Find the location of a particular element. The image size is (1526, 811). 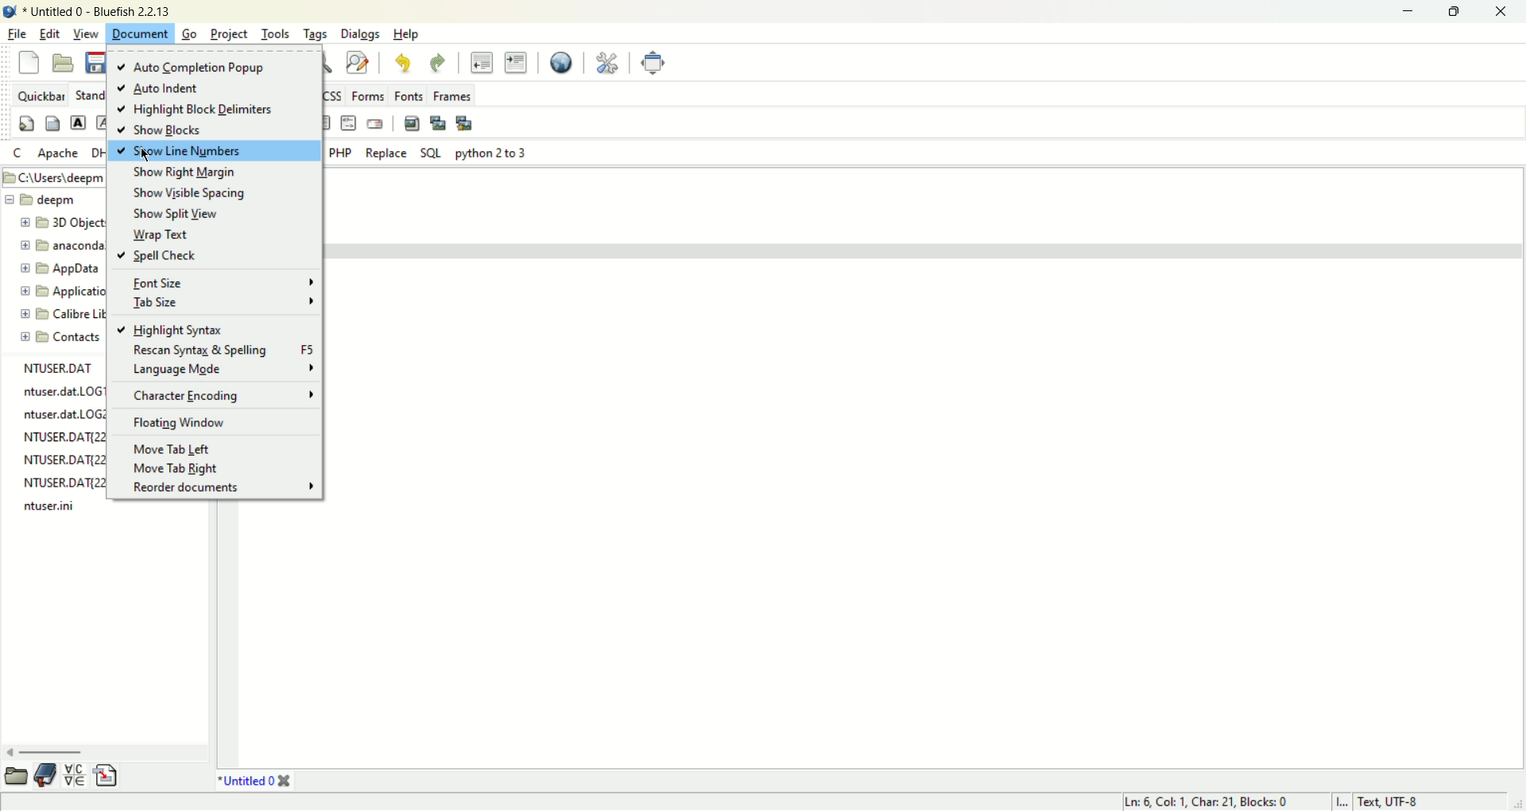

charmap is located at coordinates (75, 775).